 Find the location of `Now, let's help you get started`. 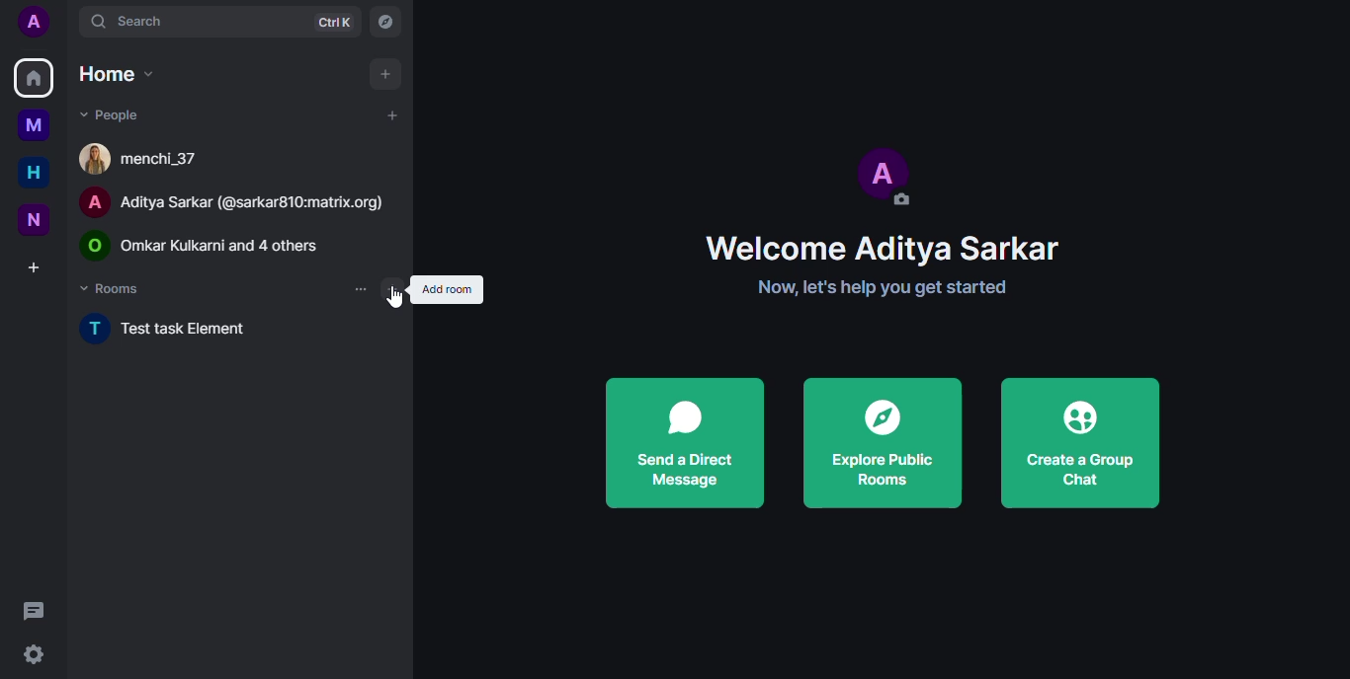

Now, let's help you get started is located at coordinates (839, 288).